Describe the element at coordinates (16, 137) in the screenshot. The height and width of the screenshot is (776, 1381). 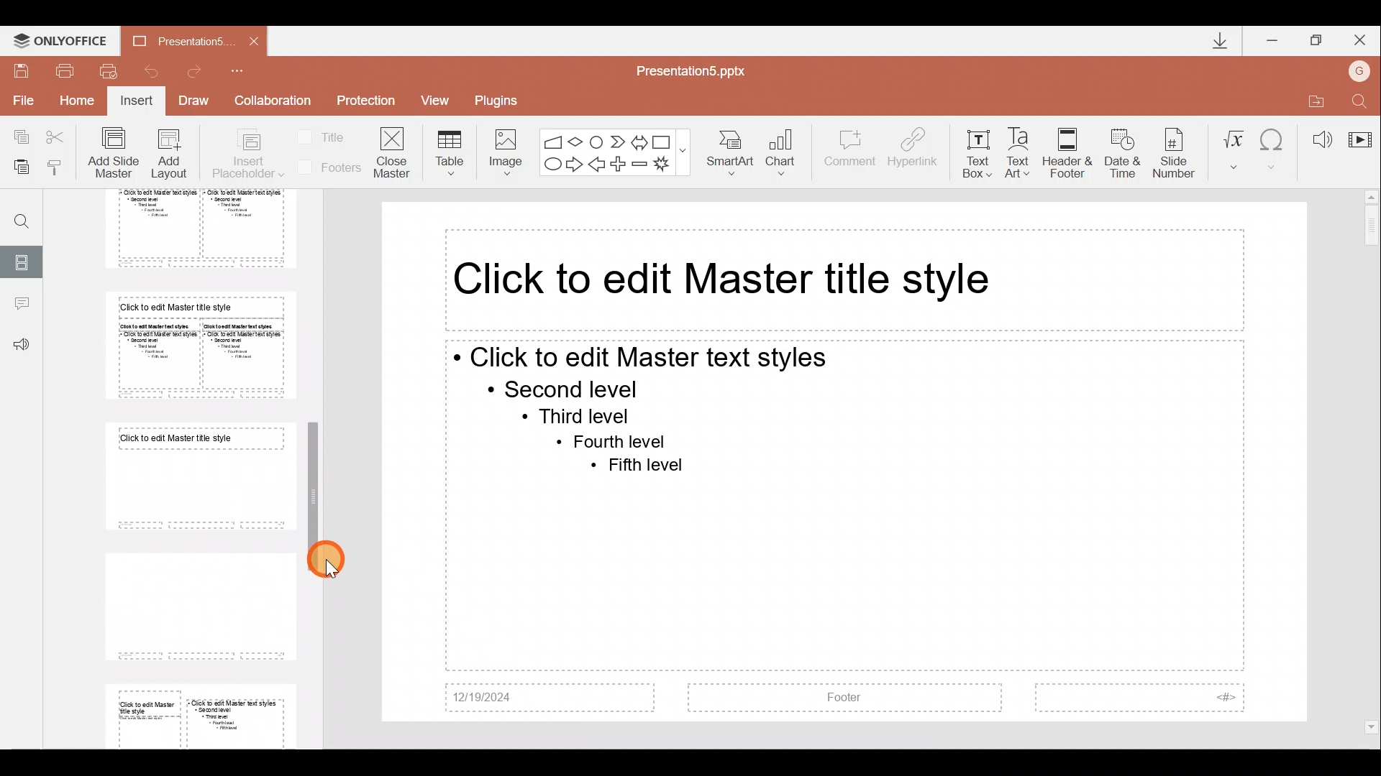
I see `Copy` at that location.